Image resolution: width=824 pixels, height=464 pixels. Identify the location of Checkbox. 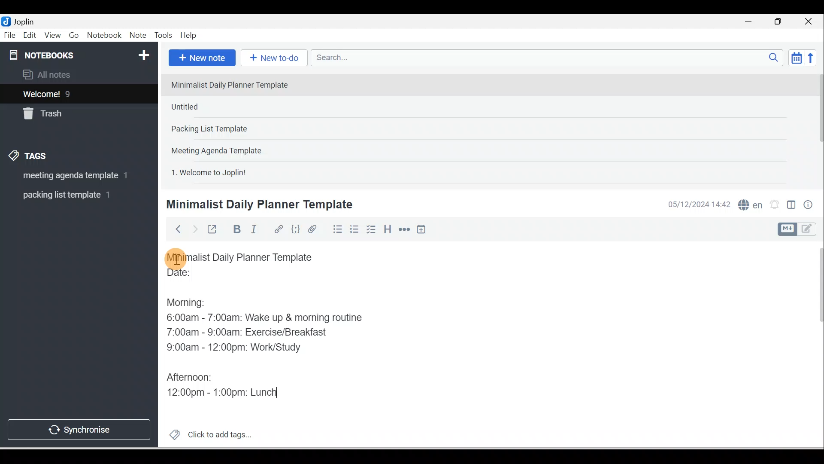
(370, 229).